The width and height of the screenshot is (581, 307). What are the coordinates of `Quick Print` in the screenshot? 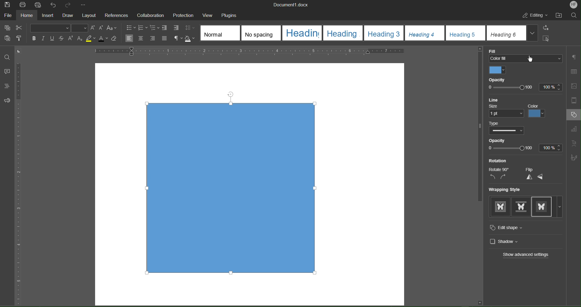 It's located at (38, 5).